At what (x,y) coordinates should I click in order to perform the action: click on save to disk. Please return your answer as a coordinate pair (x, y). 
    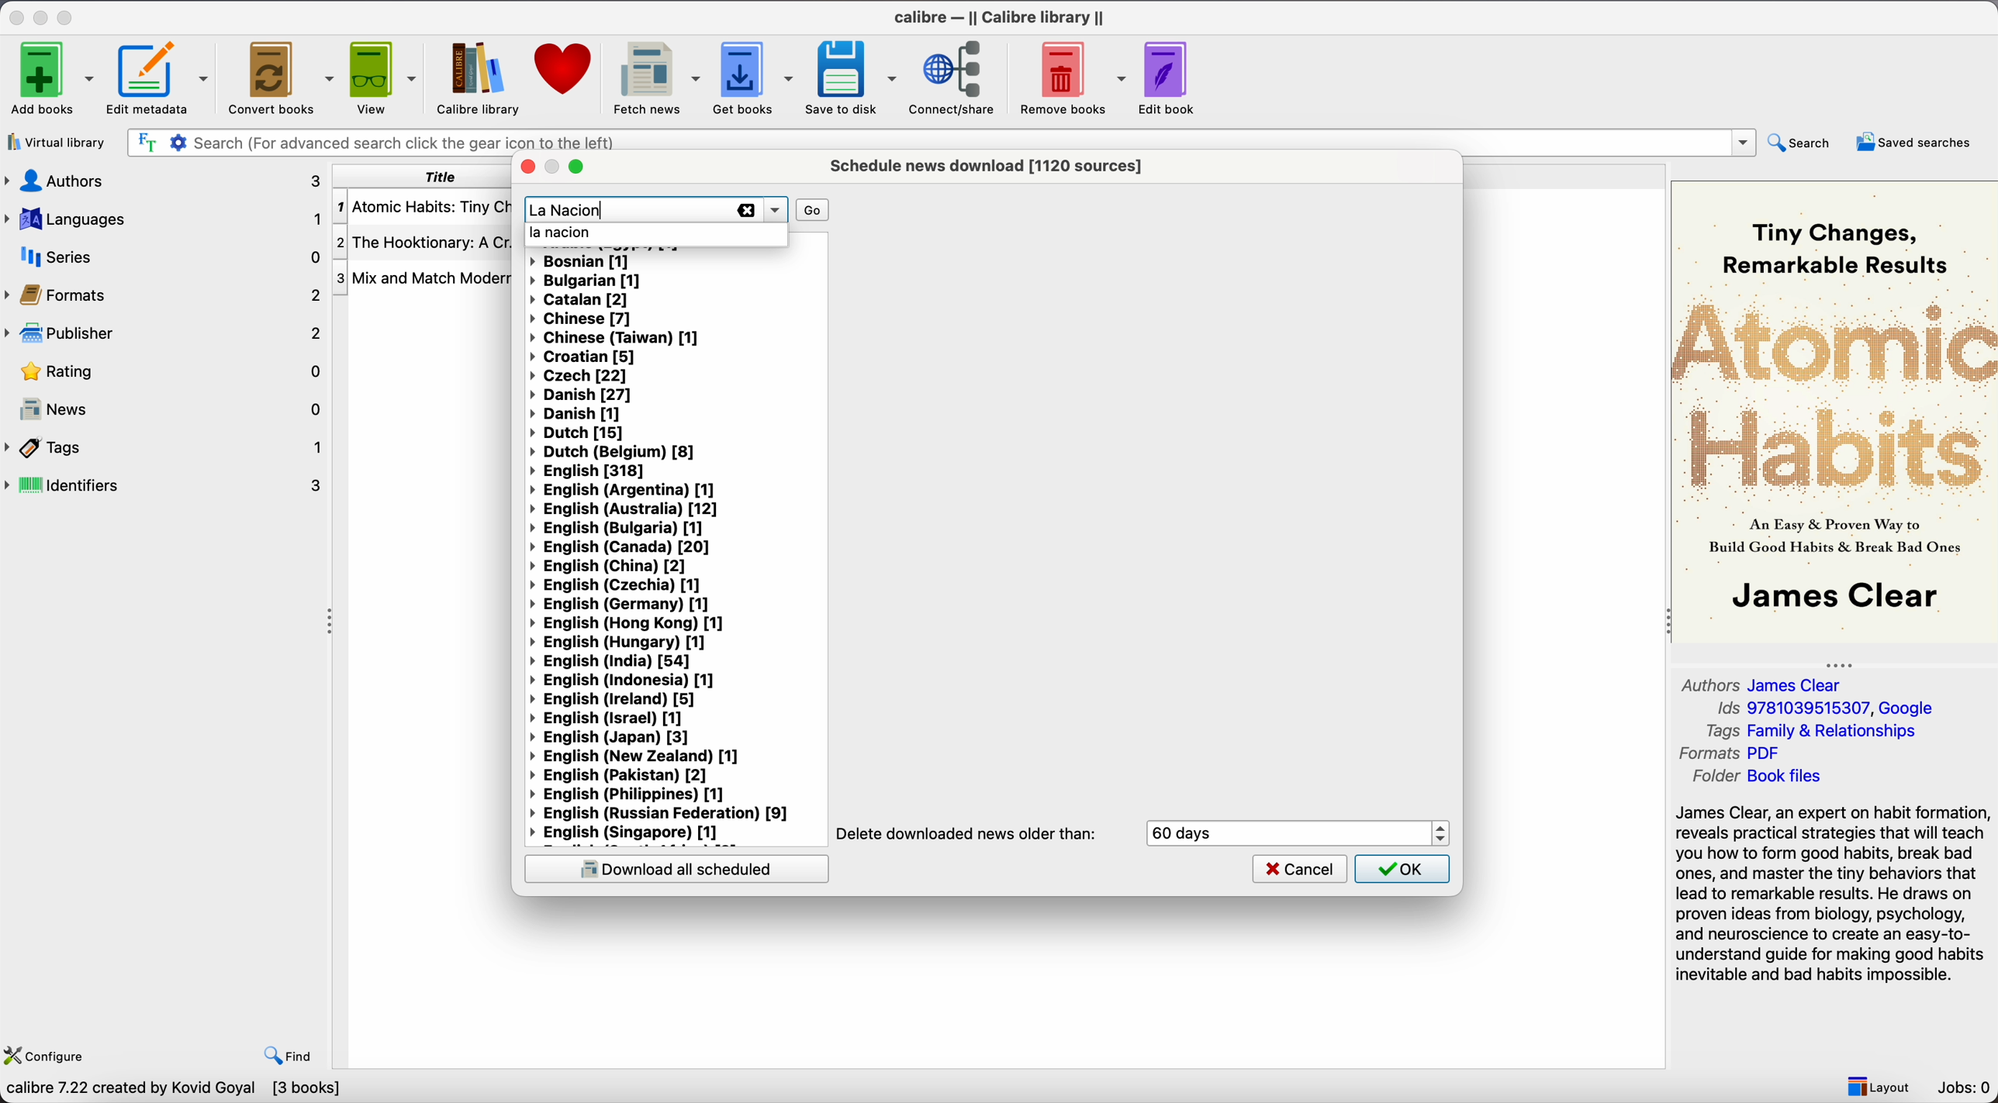
    Looking at the image, I should click on (852, 78).